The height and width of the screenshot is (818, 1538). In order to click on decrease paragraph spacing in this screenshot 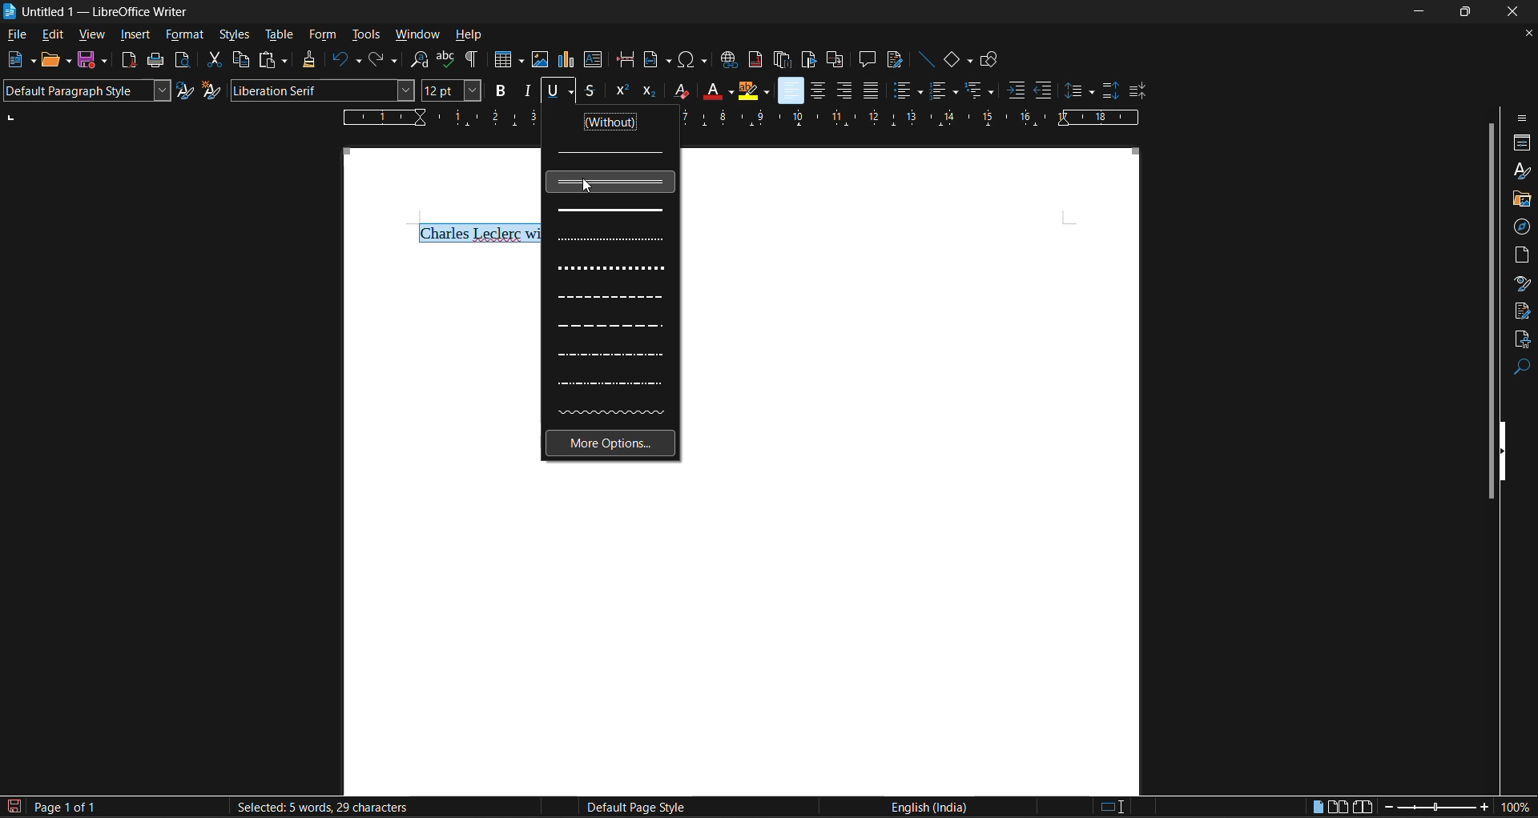, I will do `click(1137, 92)`.